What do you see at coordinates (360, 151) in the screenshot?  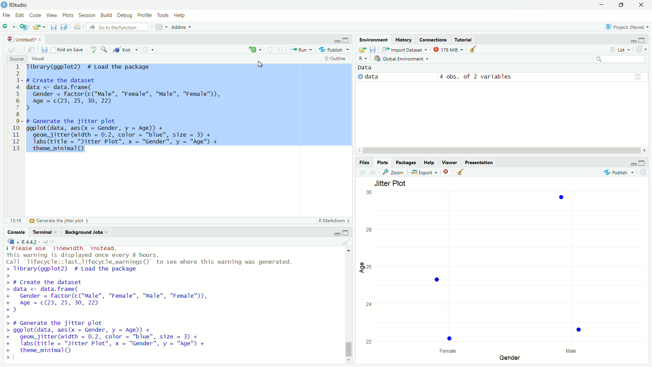 I see `move left` at bounding box center [360, 151].